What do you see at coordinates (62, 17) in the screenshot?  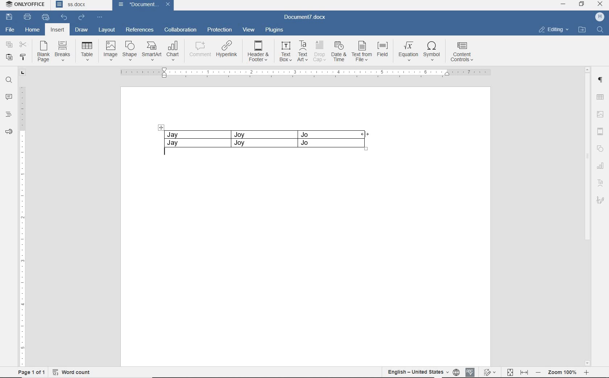 I see `UNDO` at bounding box center [62, 17].